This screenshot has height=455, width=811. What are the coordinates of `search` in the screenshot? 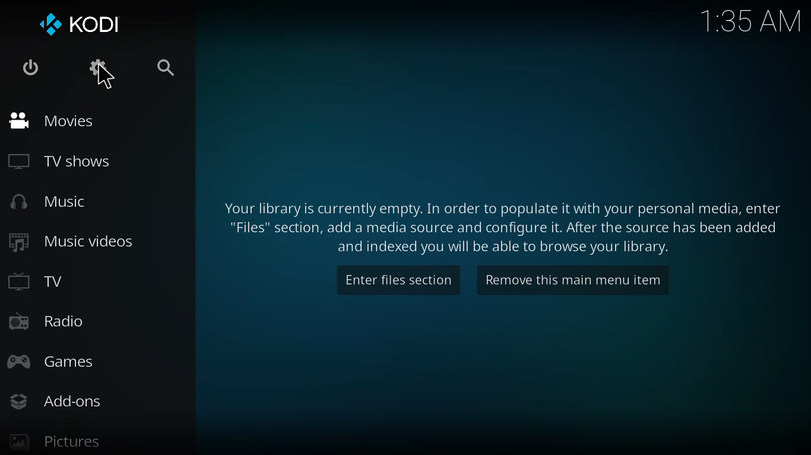 It's located at (163, 67).